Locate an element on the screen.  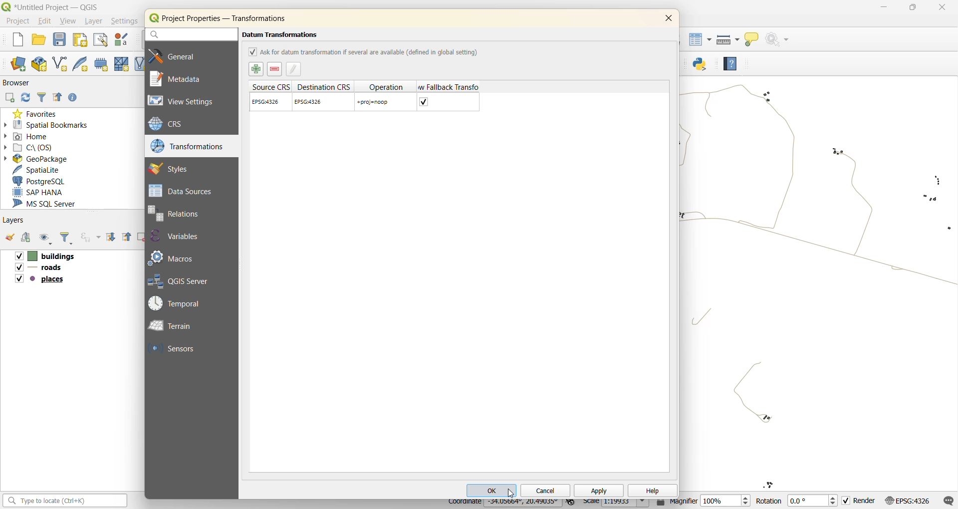
expand all is located at coordinates (111, 236).